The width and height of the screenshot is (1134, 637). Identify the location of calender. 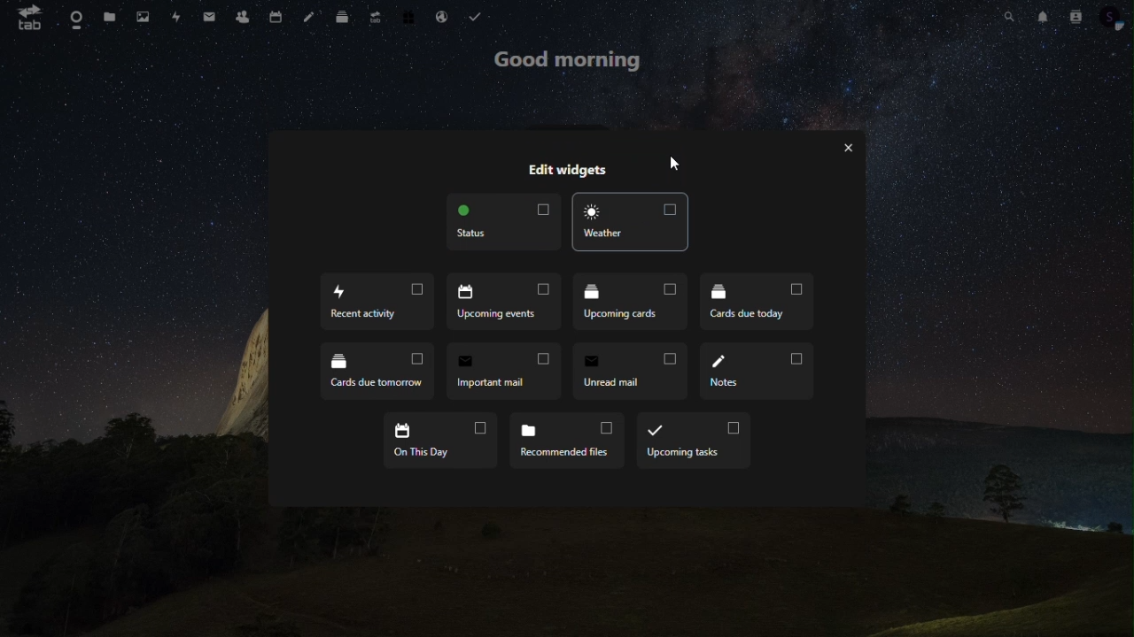
(277, 19).